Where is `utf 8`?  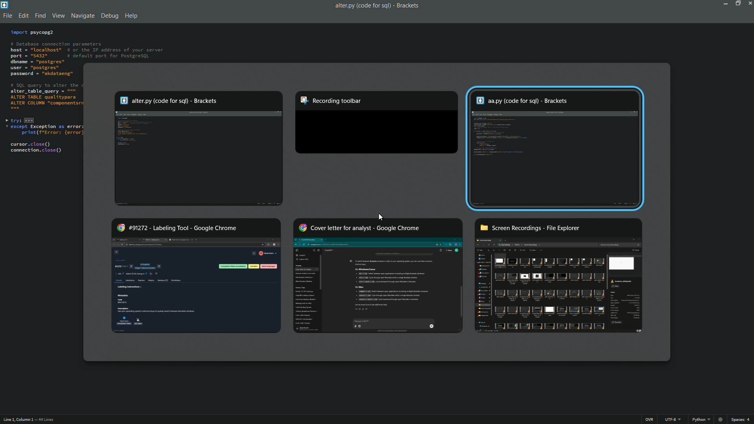 utf 8 is located at coordinates (673, 420).